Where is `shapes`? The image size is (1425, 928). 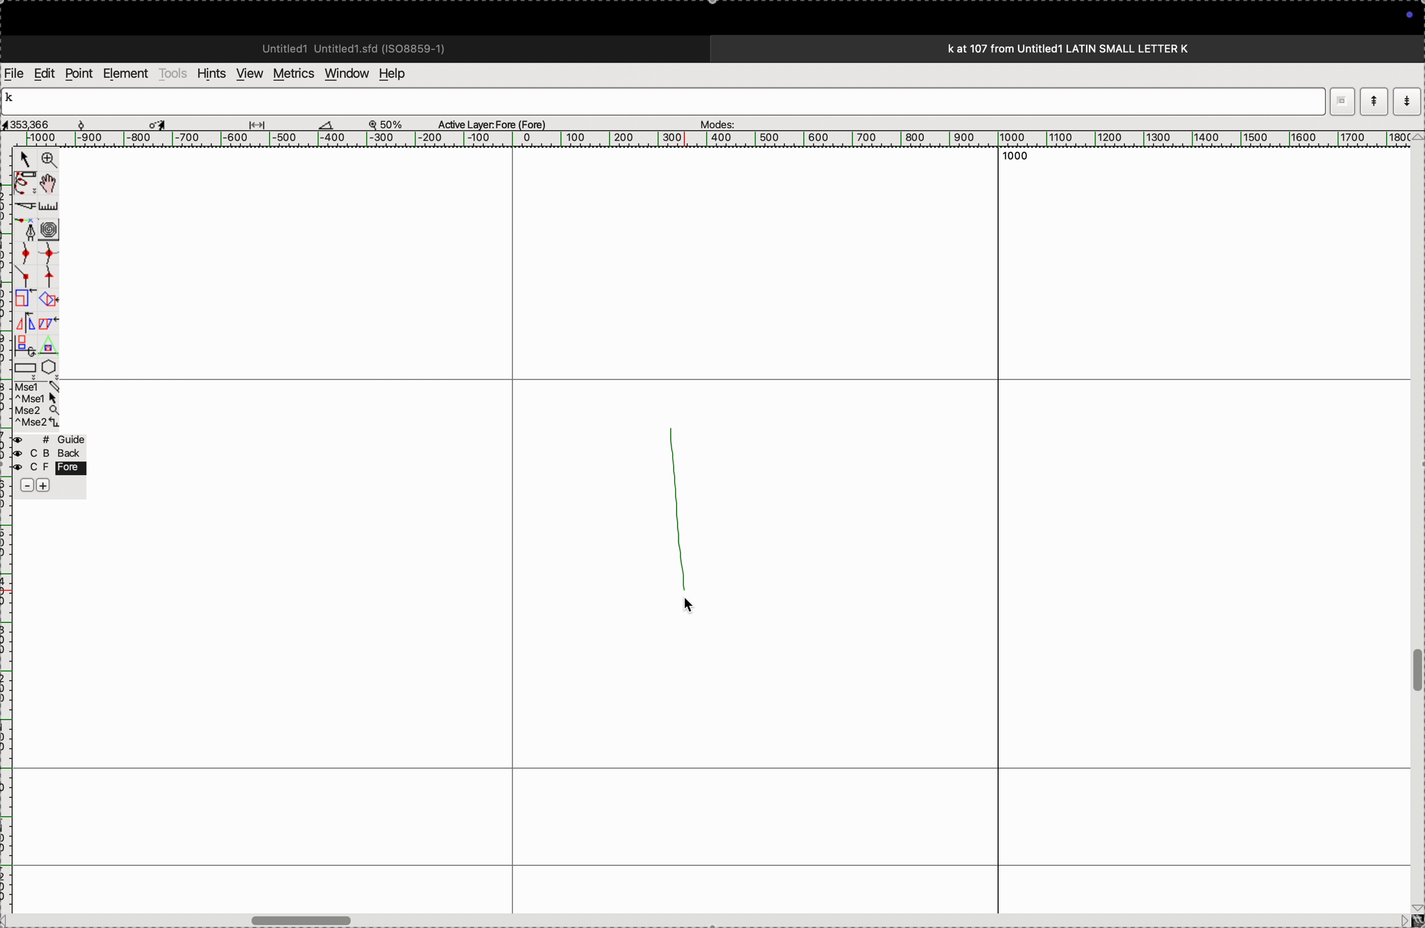 shapes is located at coordinates (48, 299).